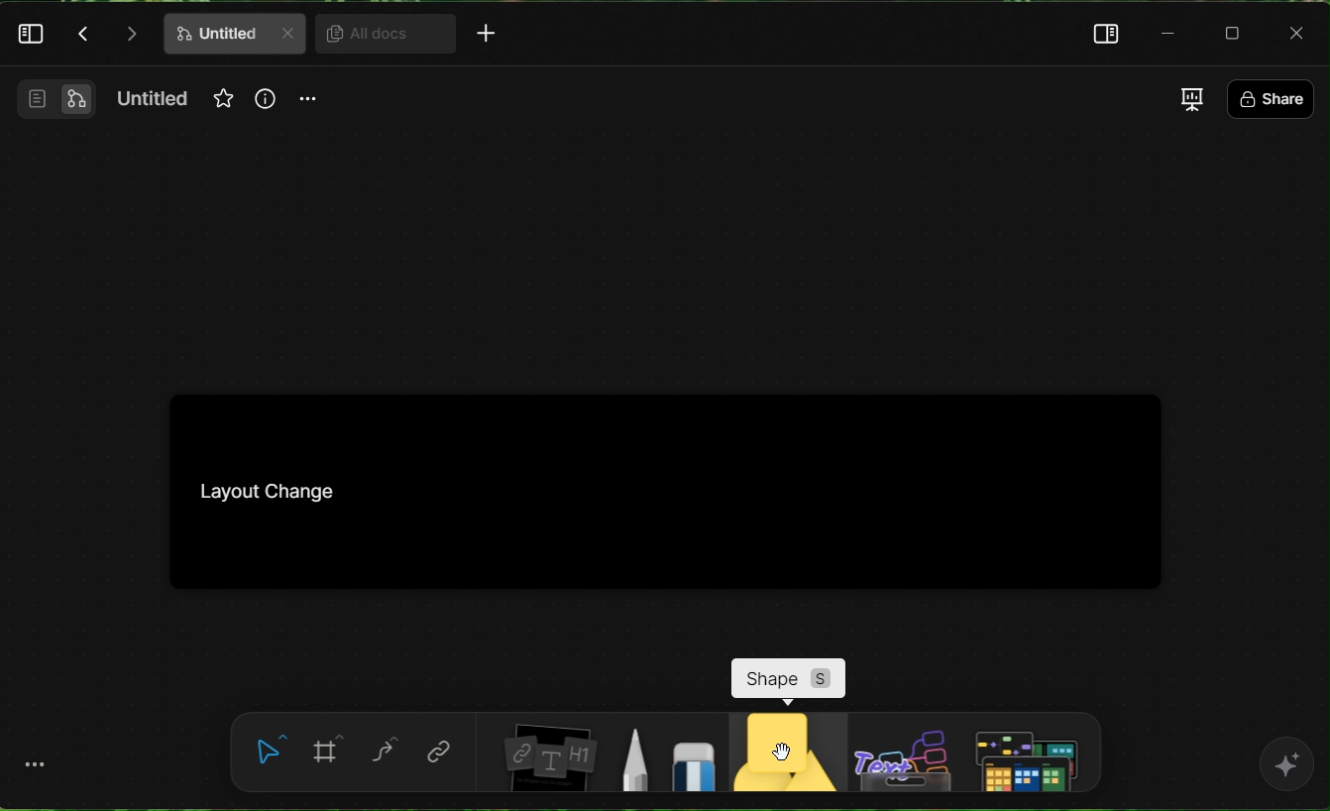 This screenshot has width=1330, height=811. Describe the element at coordinates (269, 757) in the screenshot. I see `select` at that location.